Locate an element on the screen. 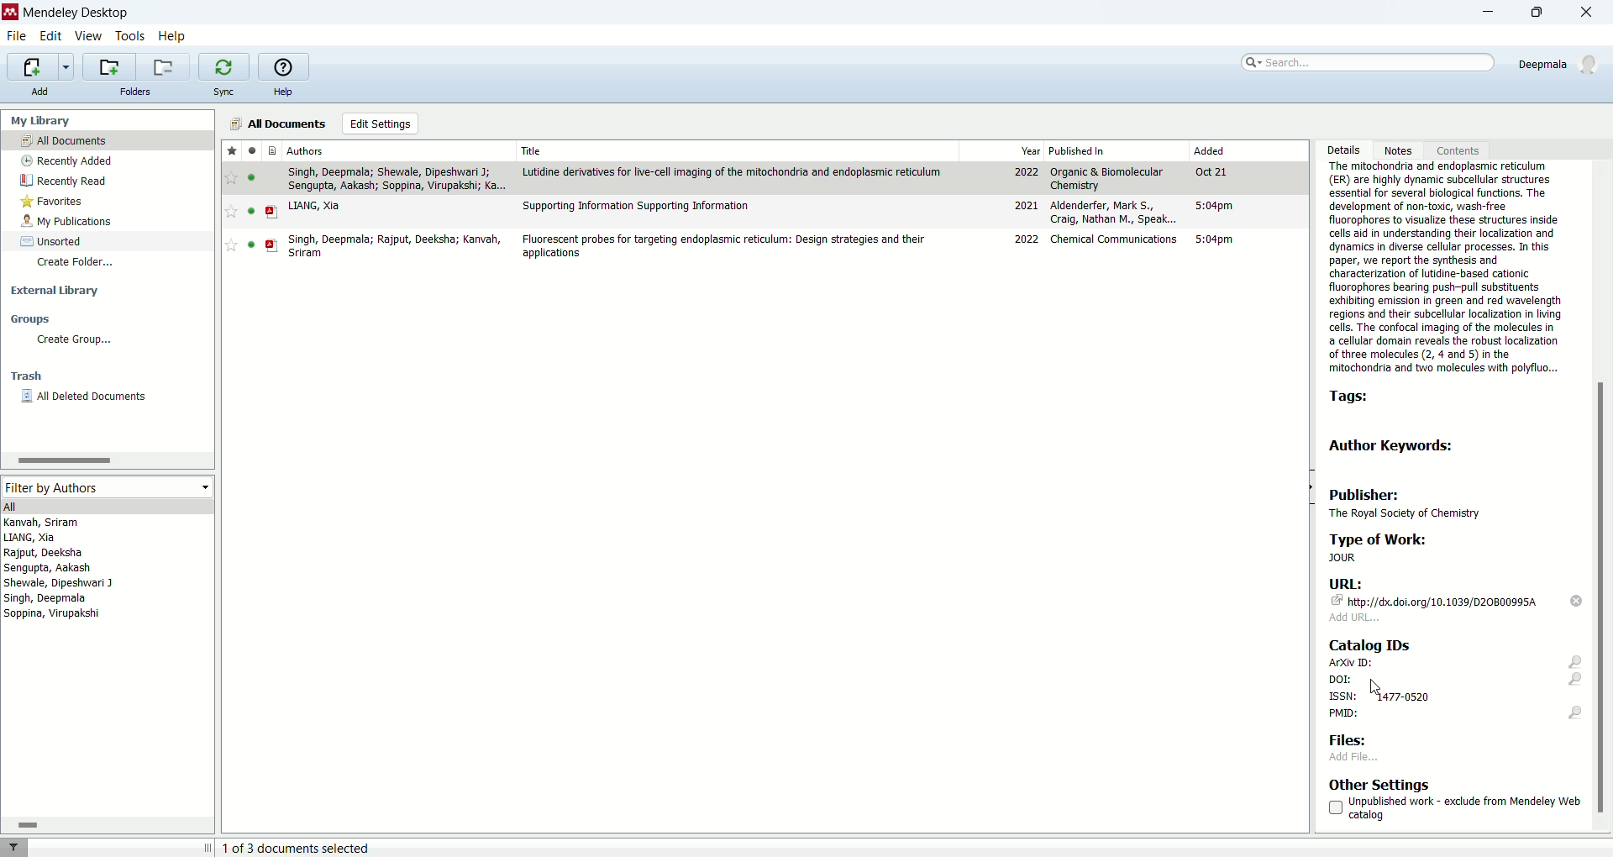 The image size is (1613, 857). maximize is located at coordinates (1543, 12).